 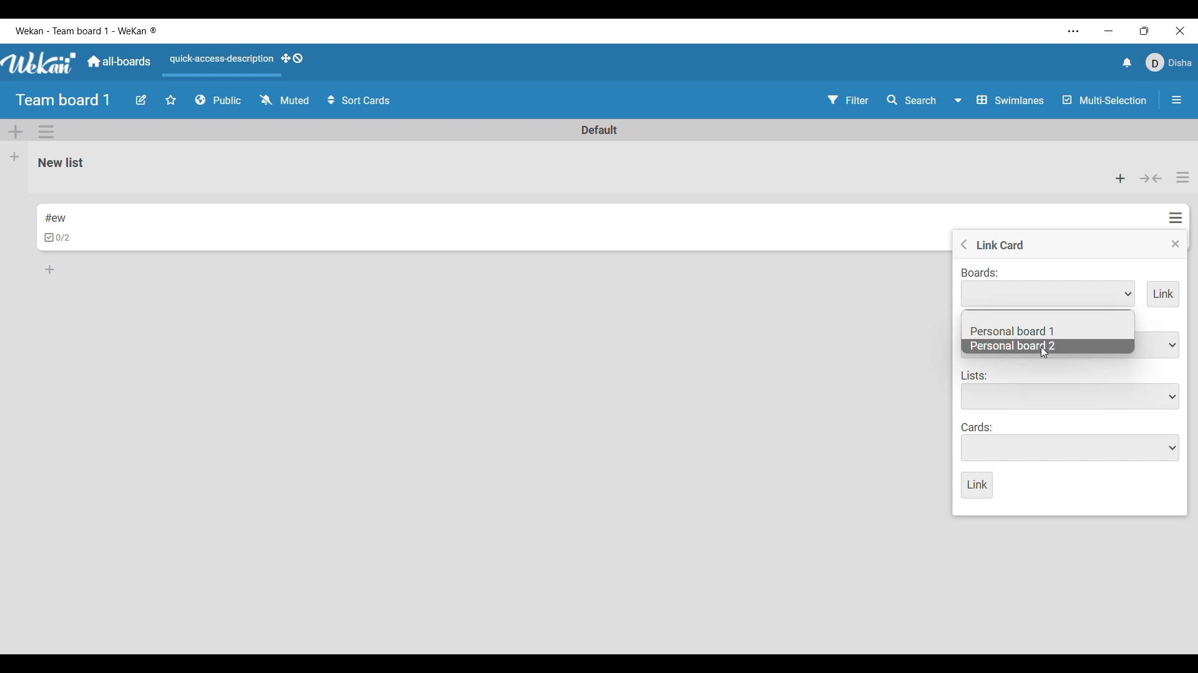 I want to click on Indicates list options, so click(x=975, y=375).